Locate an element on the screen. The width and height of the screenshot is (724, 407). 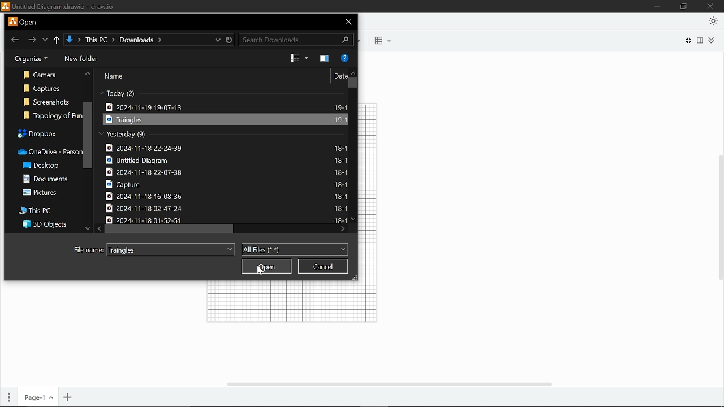
Today (2) is located at coordinates (127, 93).